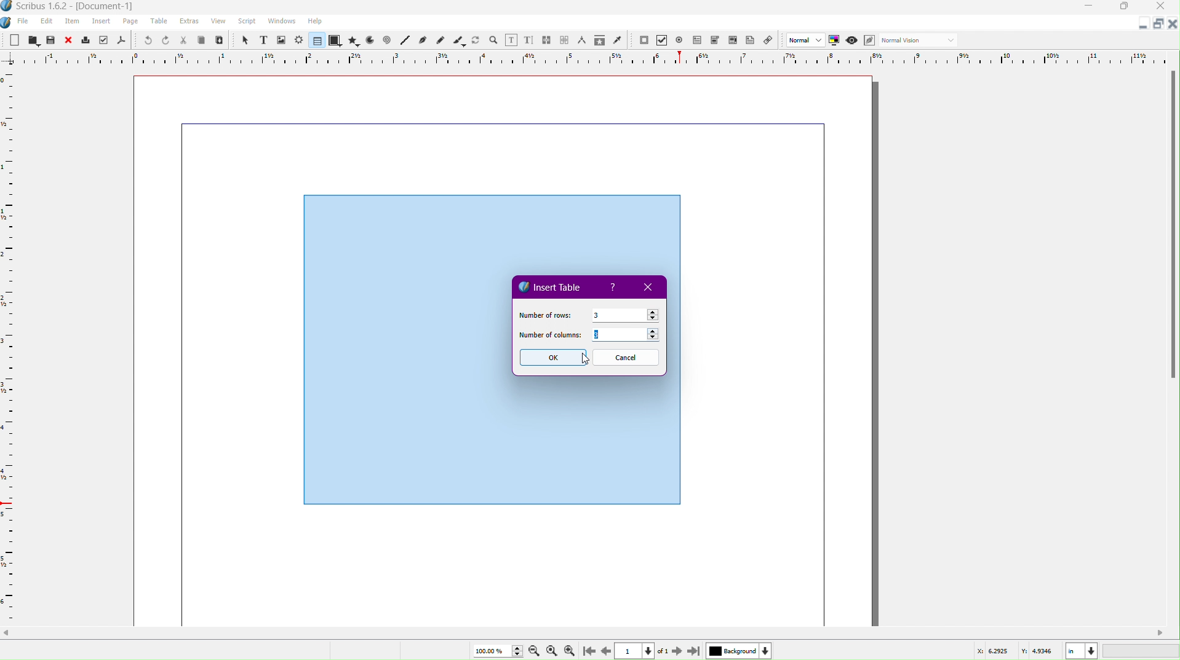 Image resolution: width=1180 pixels, height=660 pixels. What do you see at coordinates (590, 58) in the screenshot?
I see `Ruler Line` at bounding box center [590, 58].